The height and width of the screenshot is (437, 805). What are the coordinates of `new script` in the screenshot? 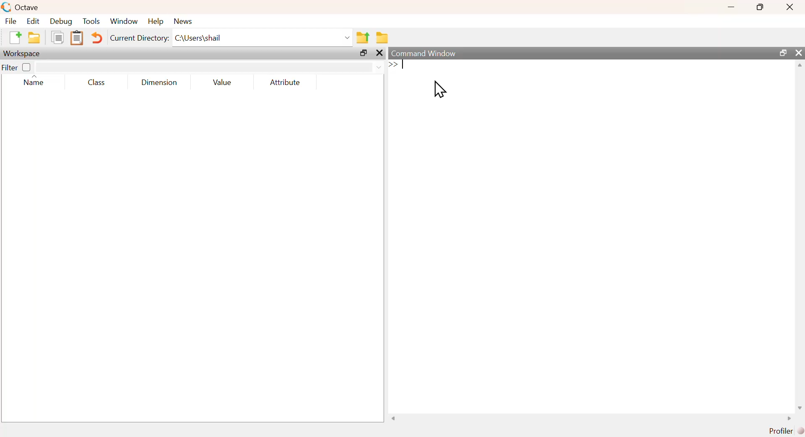 It's located at (16, 39).